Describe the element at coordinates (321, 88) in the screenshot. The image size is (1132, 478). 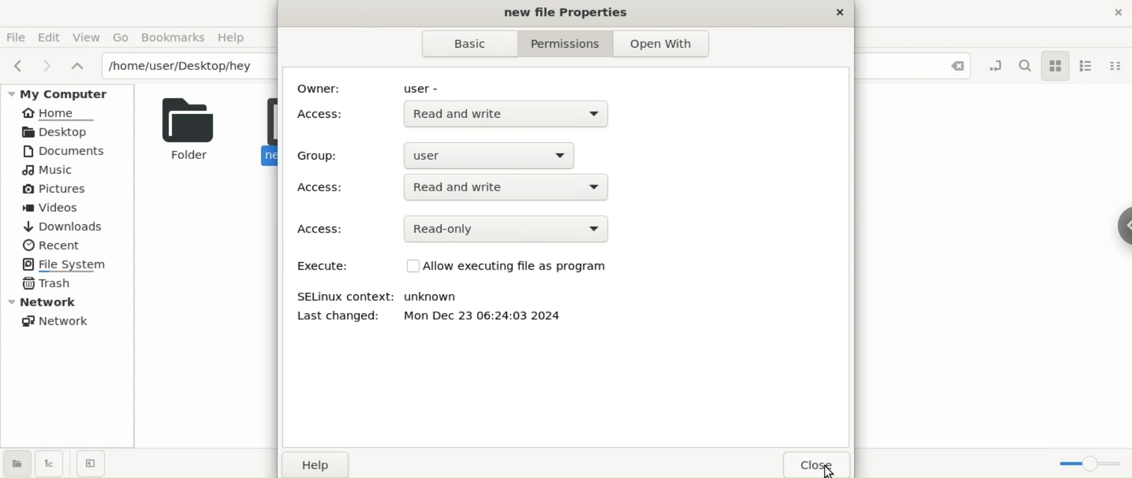
I see `owner:` at that location.